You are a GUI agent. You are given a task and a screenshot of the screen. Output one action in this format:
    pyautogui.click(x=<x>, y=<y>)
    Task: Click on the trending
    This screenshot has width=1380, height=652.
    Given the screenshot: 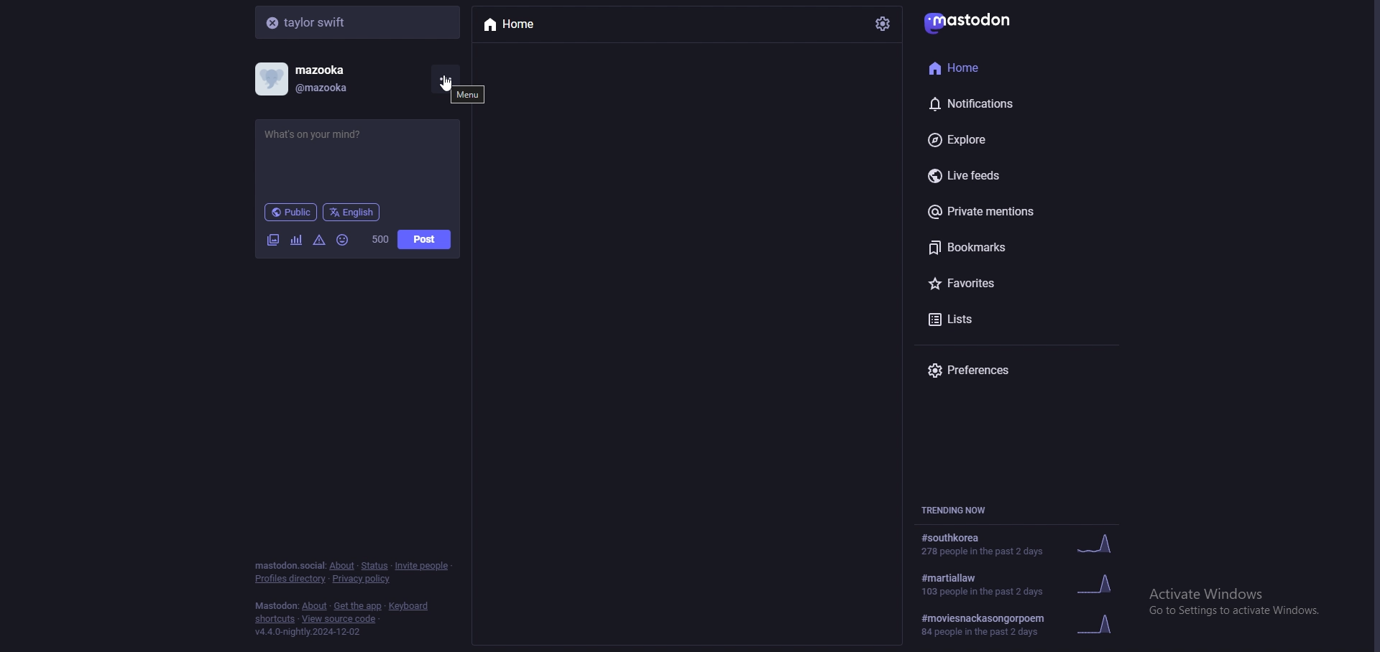 What is the action you would take?
    pyautogui.click(x=1023, y=546)
    